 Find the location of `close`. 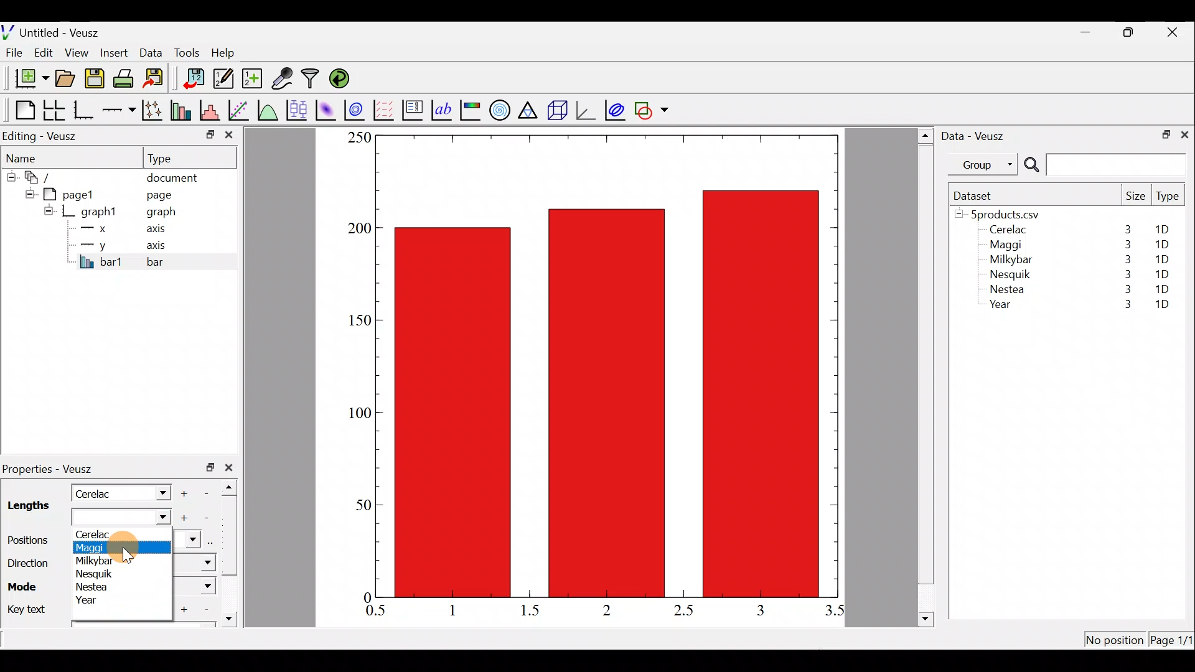

close is located at coordinates (232, 467).